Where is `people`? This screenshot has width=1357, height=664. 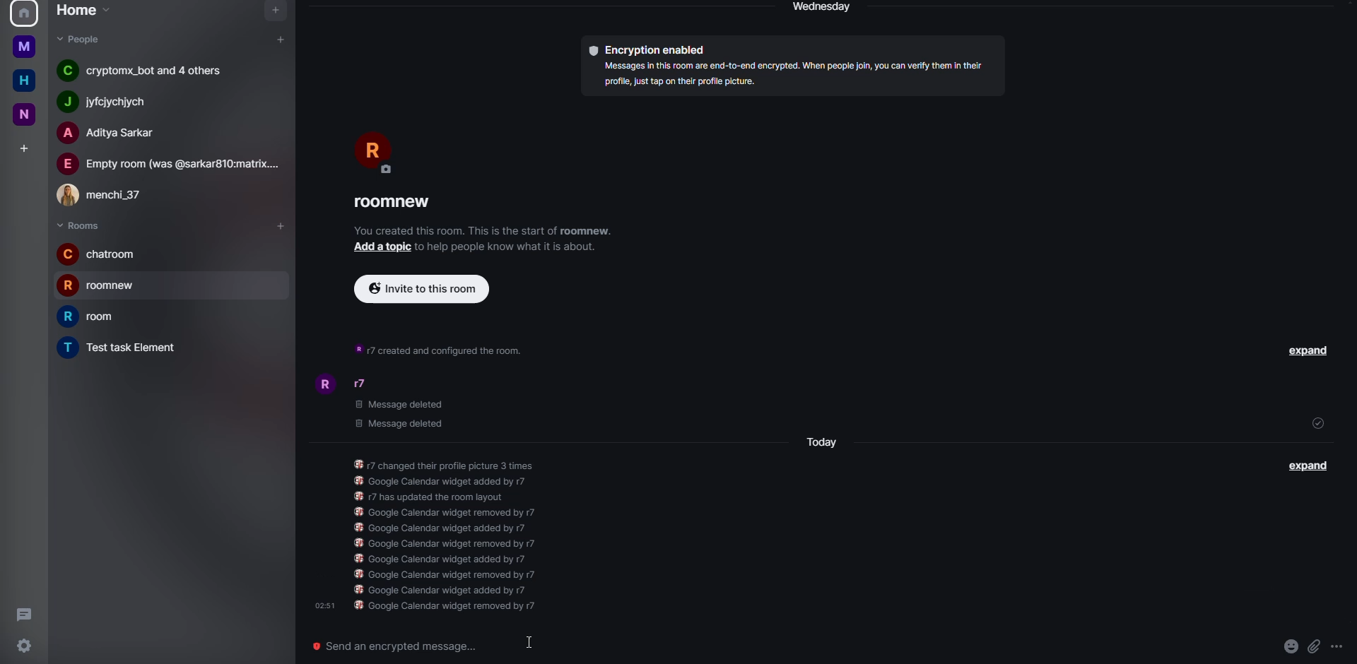
people is located at coordinates (79, 40).